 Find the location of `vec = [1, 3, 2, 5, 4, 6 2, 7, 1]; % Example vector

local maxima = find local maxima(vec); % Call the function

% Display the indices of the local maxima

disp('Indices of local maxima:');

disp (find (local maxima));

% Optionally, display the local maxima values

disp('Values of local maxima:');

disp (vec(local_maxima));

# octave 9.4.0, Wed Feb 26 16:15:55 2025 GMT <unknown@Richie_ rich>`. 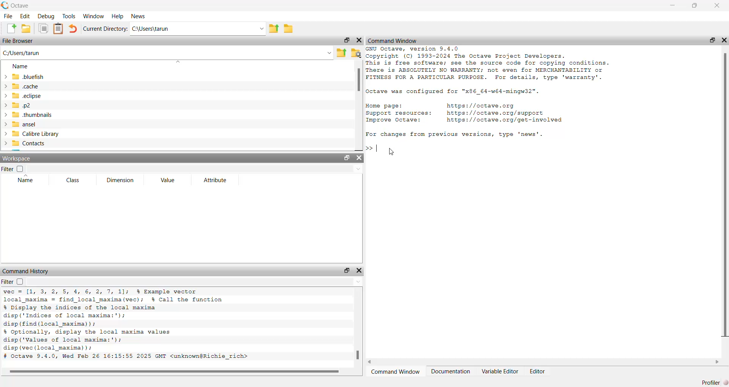

vec = [1, 3, 2, 5, 4, 6 2, 7, 1]; % Example vector

local maxima = find local maxima(vec); % Call the function

% Display the indices of the local maxima

disp('Indices of local maxima:');

disp (find (local maxima));

% Optionally, display the local maxima values

disp('Values of local maxima:');

disp (vec(local_maxima));

# octave 9.4.0, Wed Feb 26 16:15:55 2025 GMT <unknown@Richie_ rich> is located at coordinates (144, 326).